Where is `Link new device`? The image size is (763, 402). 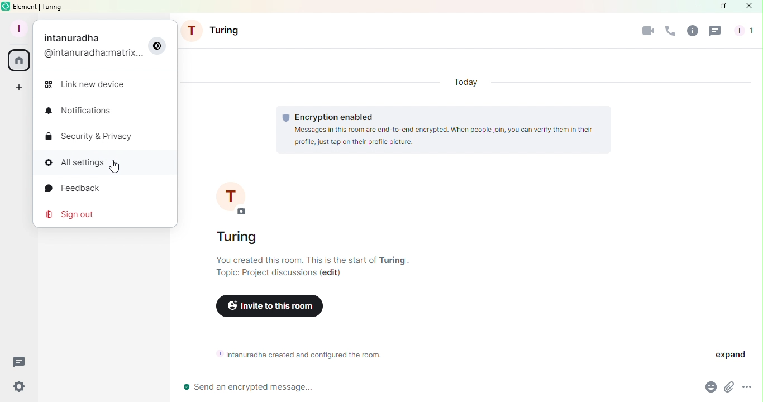
Link new device is located at coordinates (92, 86).